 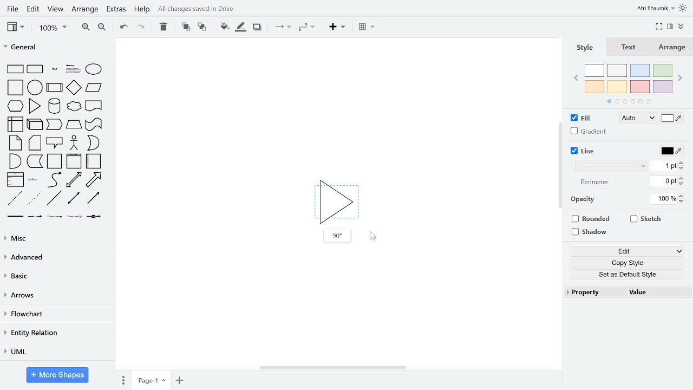 I want to click on actor, so click(x=74, y=143).